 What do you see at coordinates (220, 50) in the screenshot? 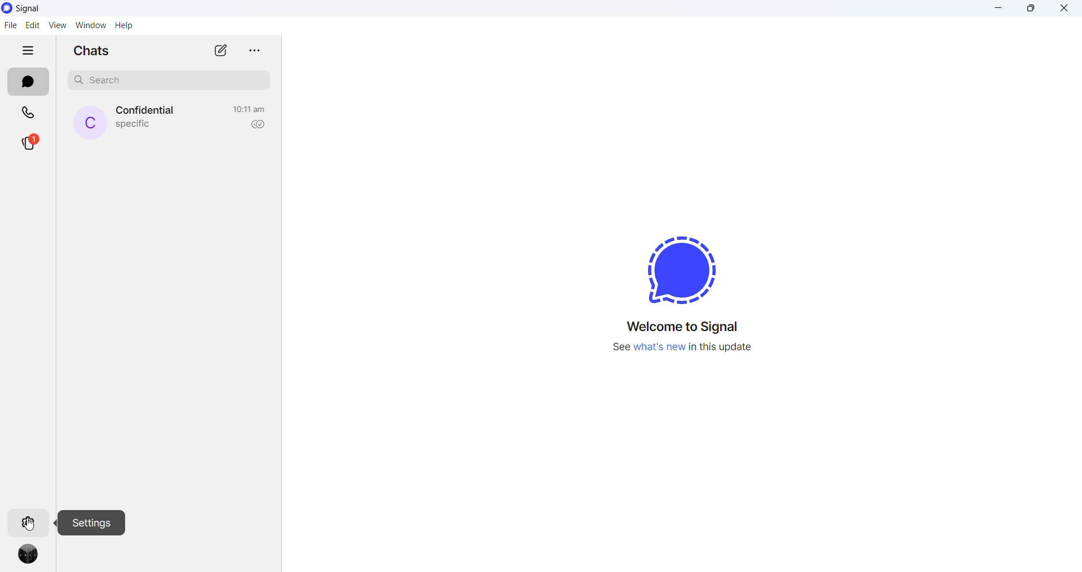
I see `new chat` at bounding box center [220, 50].